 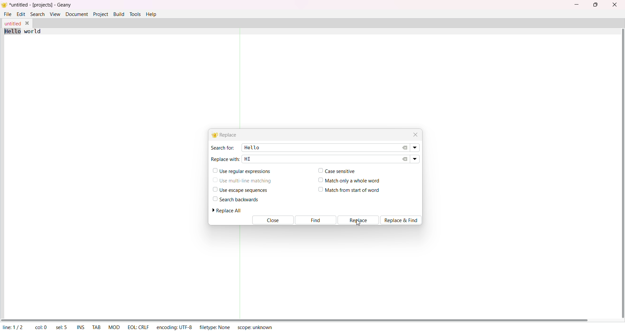 What do you see at coordinates (335, 170) in the screenshot?
I see `case sensitive` at bounding box center [335, 170].